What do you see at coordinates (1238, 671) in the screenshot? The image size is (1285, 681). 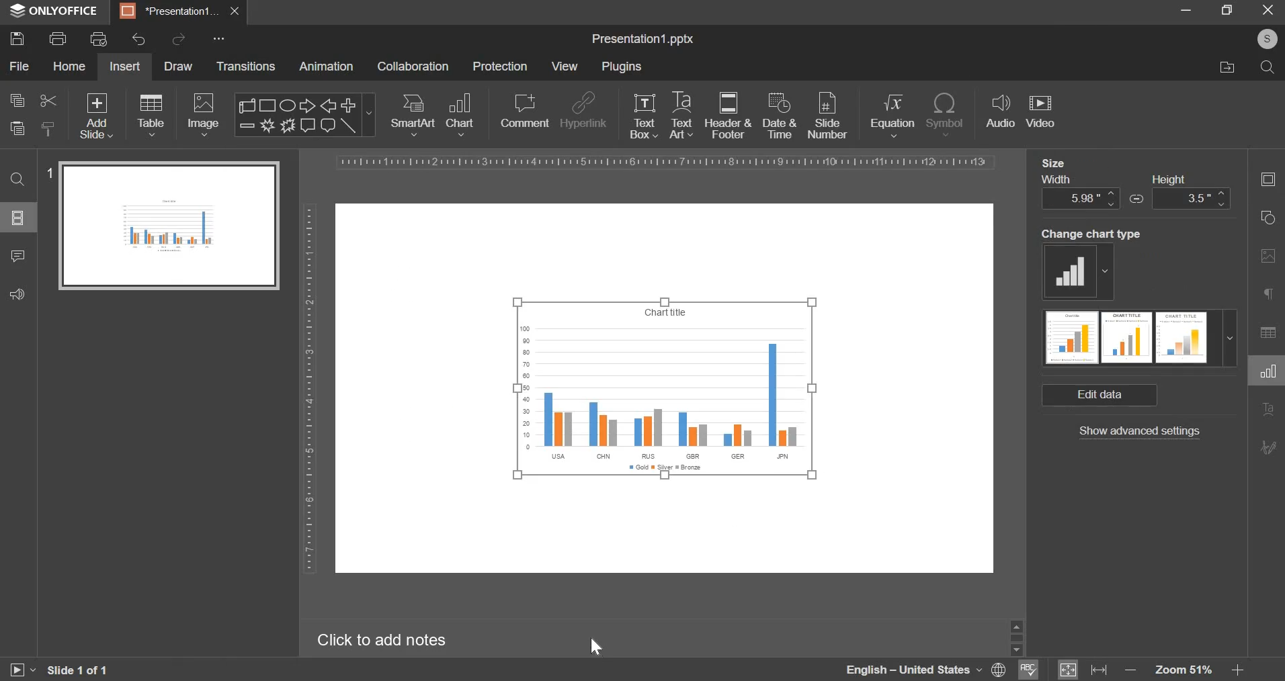 I see `zoom in` at bounding box center [1238, 671].